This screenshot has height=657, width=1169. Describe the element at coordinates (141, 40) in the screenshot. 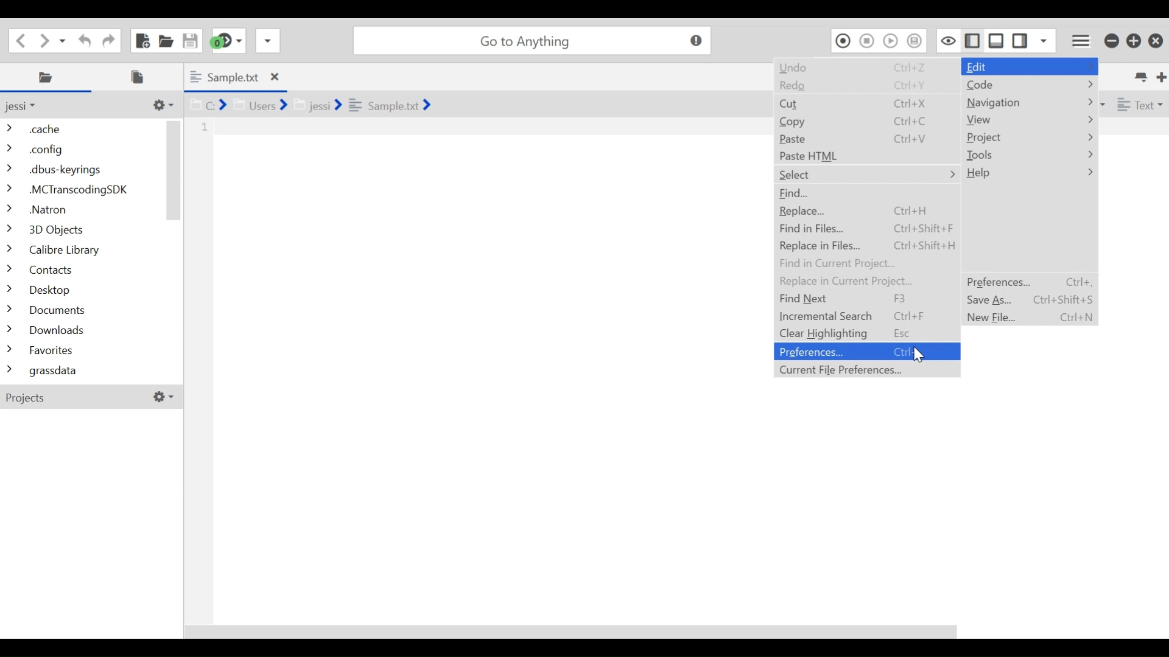

I see `New File` at that location.